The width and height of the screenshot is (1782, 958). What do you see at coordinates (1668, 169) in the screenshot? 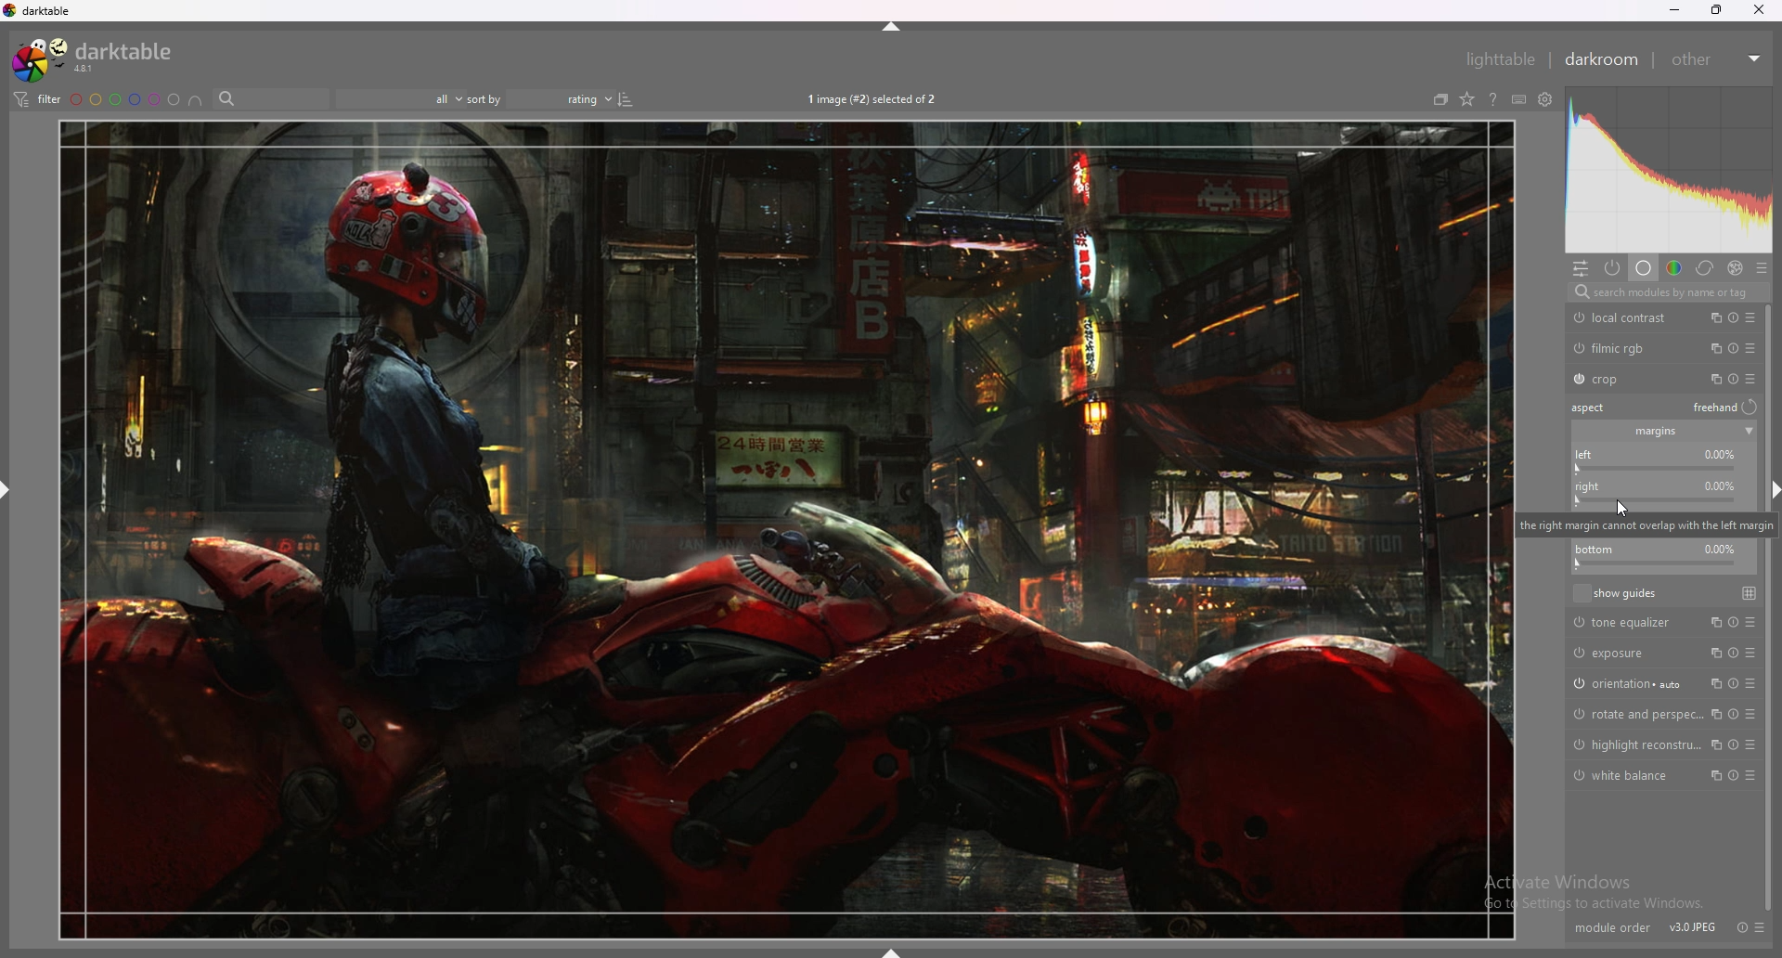
I see `heat map` at bounding box center [1668, 169].